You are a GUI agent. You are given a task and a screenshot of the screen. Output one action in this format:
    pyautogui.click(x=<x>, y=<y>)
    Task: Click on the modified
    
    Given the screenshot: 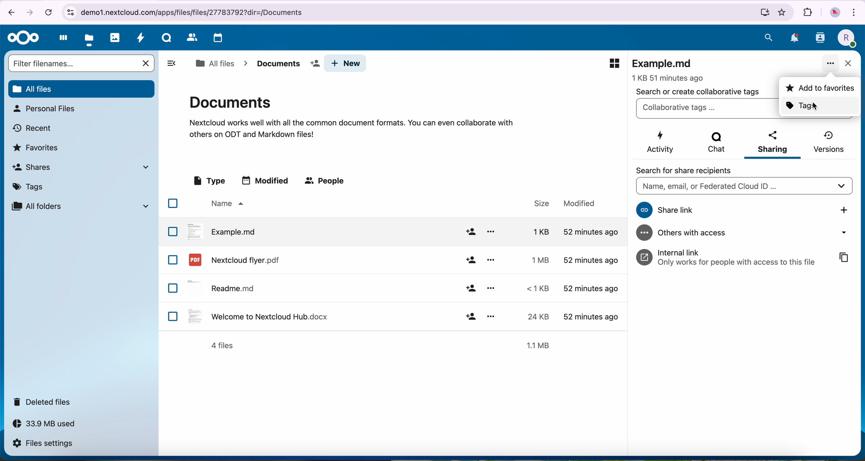 What is the action you would take?
    pyautogui.click(x=267, y=180)
    